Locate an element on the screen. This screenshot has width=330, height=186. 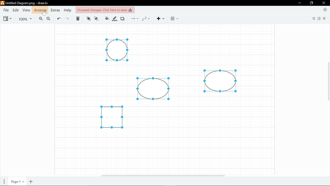
Delete is located at coordinates (78, 19).